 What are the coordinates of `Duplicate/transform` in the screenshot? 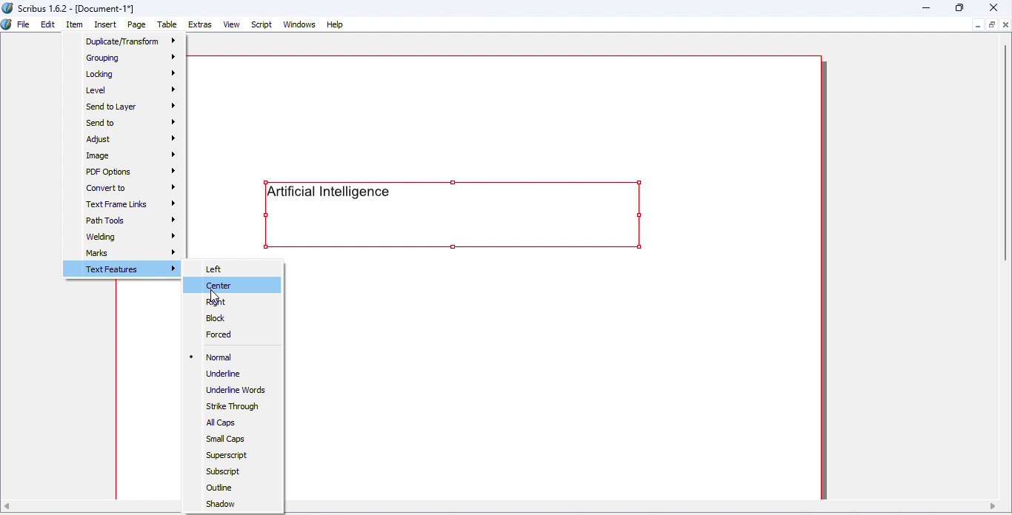 It's located at (133, 41).